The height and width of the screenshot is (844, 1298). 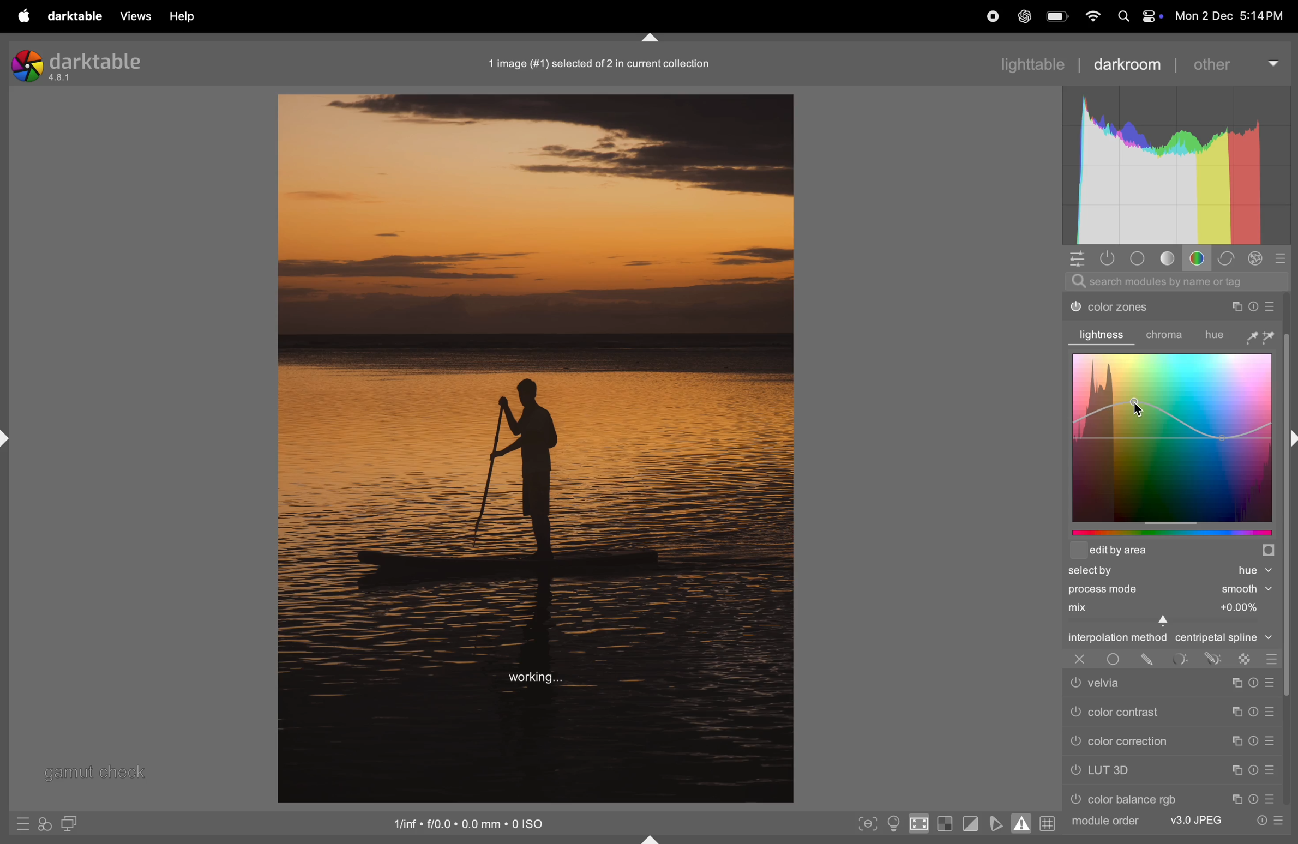 I want to click on toggle gaamut checking, so click(x=1020, y=822).